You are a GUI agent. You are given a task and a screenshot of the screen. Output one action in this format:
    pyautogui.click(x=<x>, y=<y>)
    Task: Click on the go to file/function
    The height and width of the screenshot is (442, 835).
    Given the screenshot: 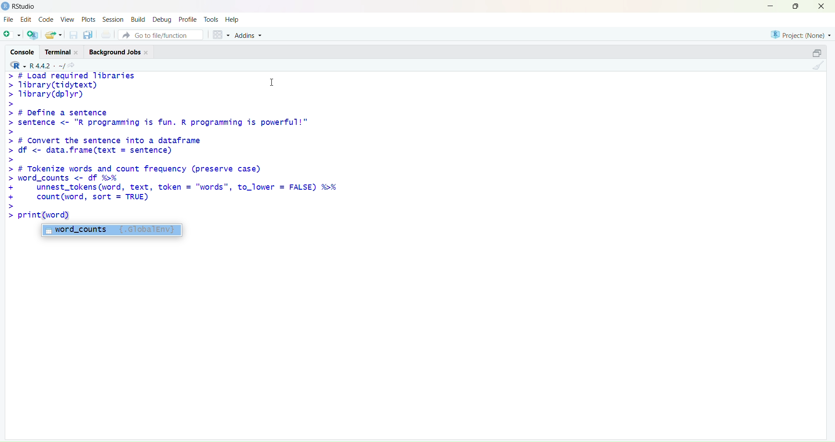 What is the action you would take?
    pyautogui.click(x=160, y=35)
    